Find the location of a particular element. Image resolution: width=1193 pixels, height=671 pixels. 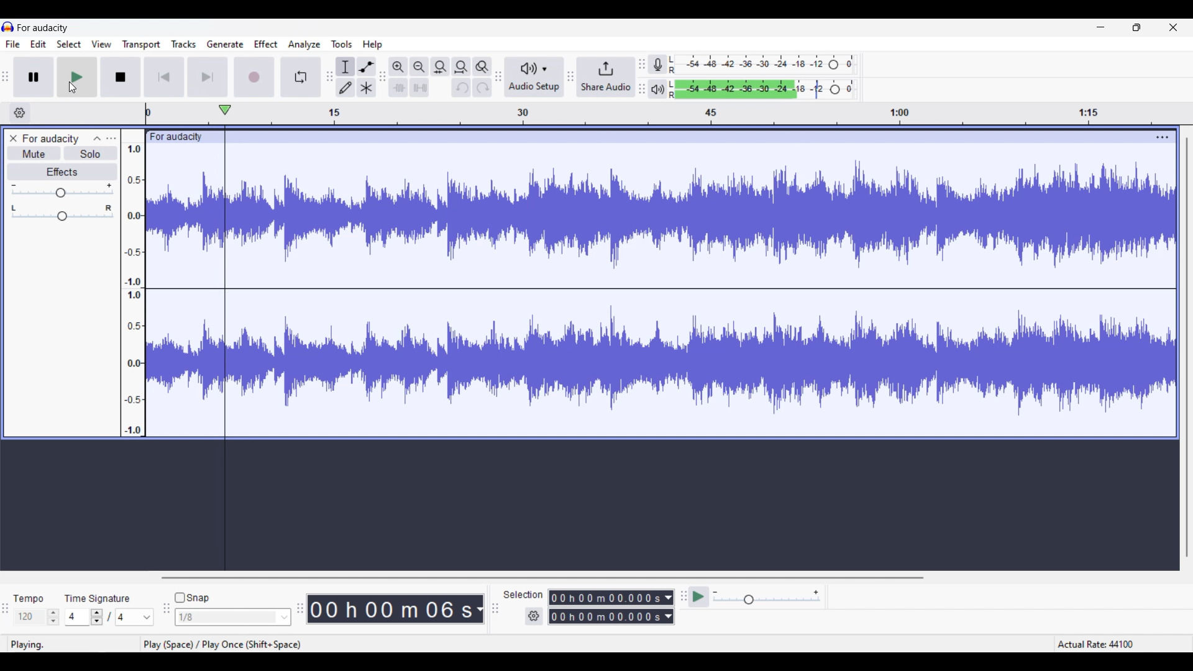

Generate menu is located at coordinates (225, 44).